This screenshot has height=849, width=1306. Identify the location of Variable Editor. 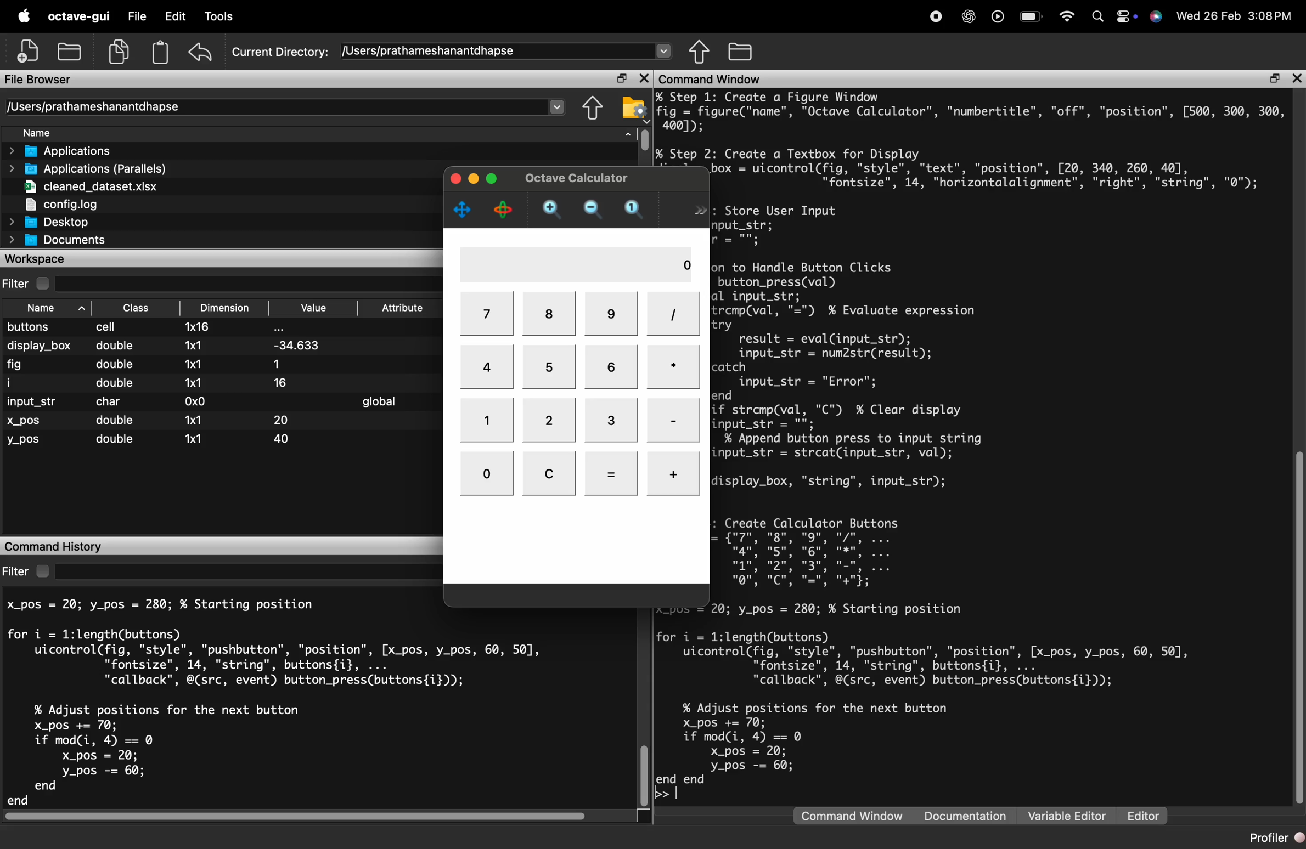
(1065, 817).